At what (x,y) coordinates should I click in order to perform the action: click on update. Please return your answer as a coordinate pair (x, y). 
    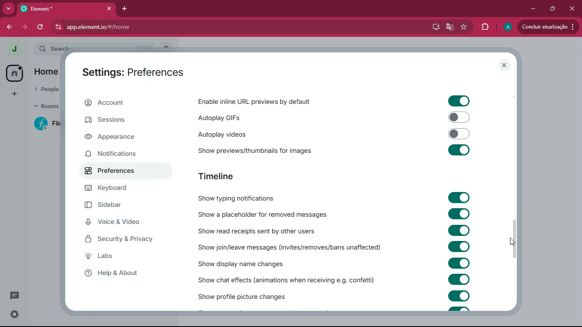
    Looking at the image, I should click on (548, 27).